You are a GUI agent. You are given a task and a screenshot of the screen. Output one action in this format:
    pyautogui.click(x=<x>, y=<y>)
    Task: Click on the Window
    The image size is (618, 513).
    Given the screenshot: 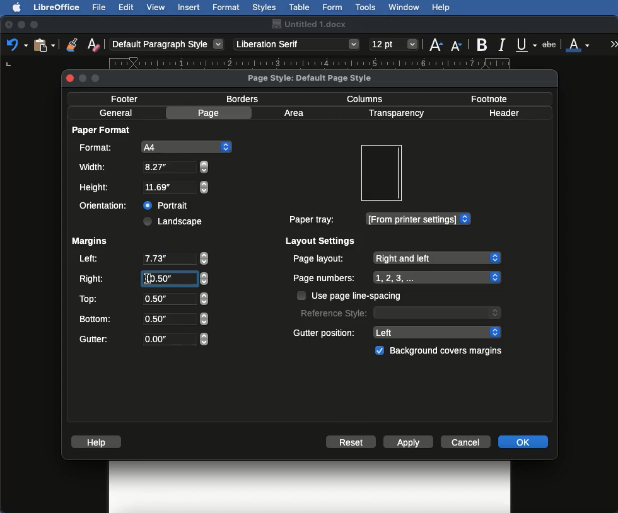 What is the action you would take?
    pyautogui.click(x=404, y=8)
    